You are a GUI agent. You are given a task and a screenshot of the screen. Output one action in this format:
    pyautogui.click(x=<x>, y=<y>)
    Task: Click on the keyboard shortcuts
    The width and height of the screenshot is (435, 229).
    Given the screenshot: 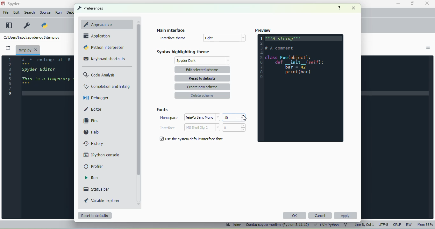 What is the action you would take?
    pyautogui.click(x=104, y=59)
    